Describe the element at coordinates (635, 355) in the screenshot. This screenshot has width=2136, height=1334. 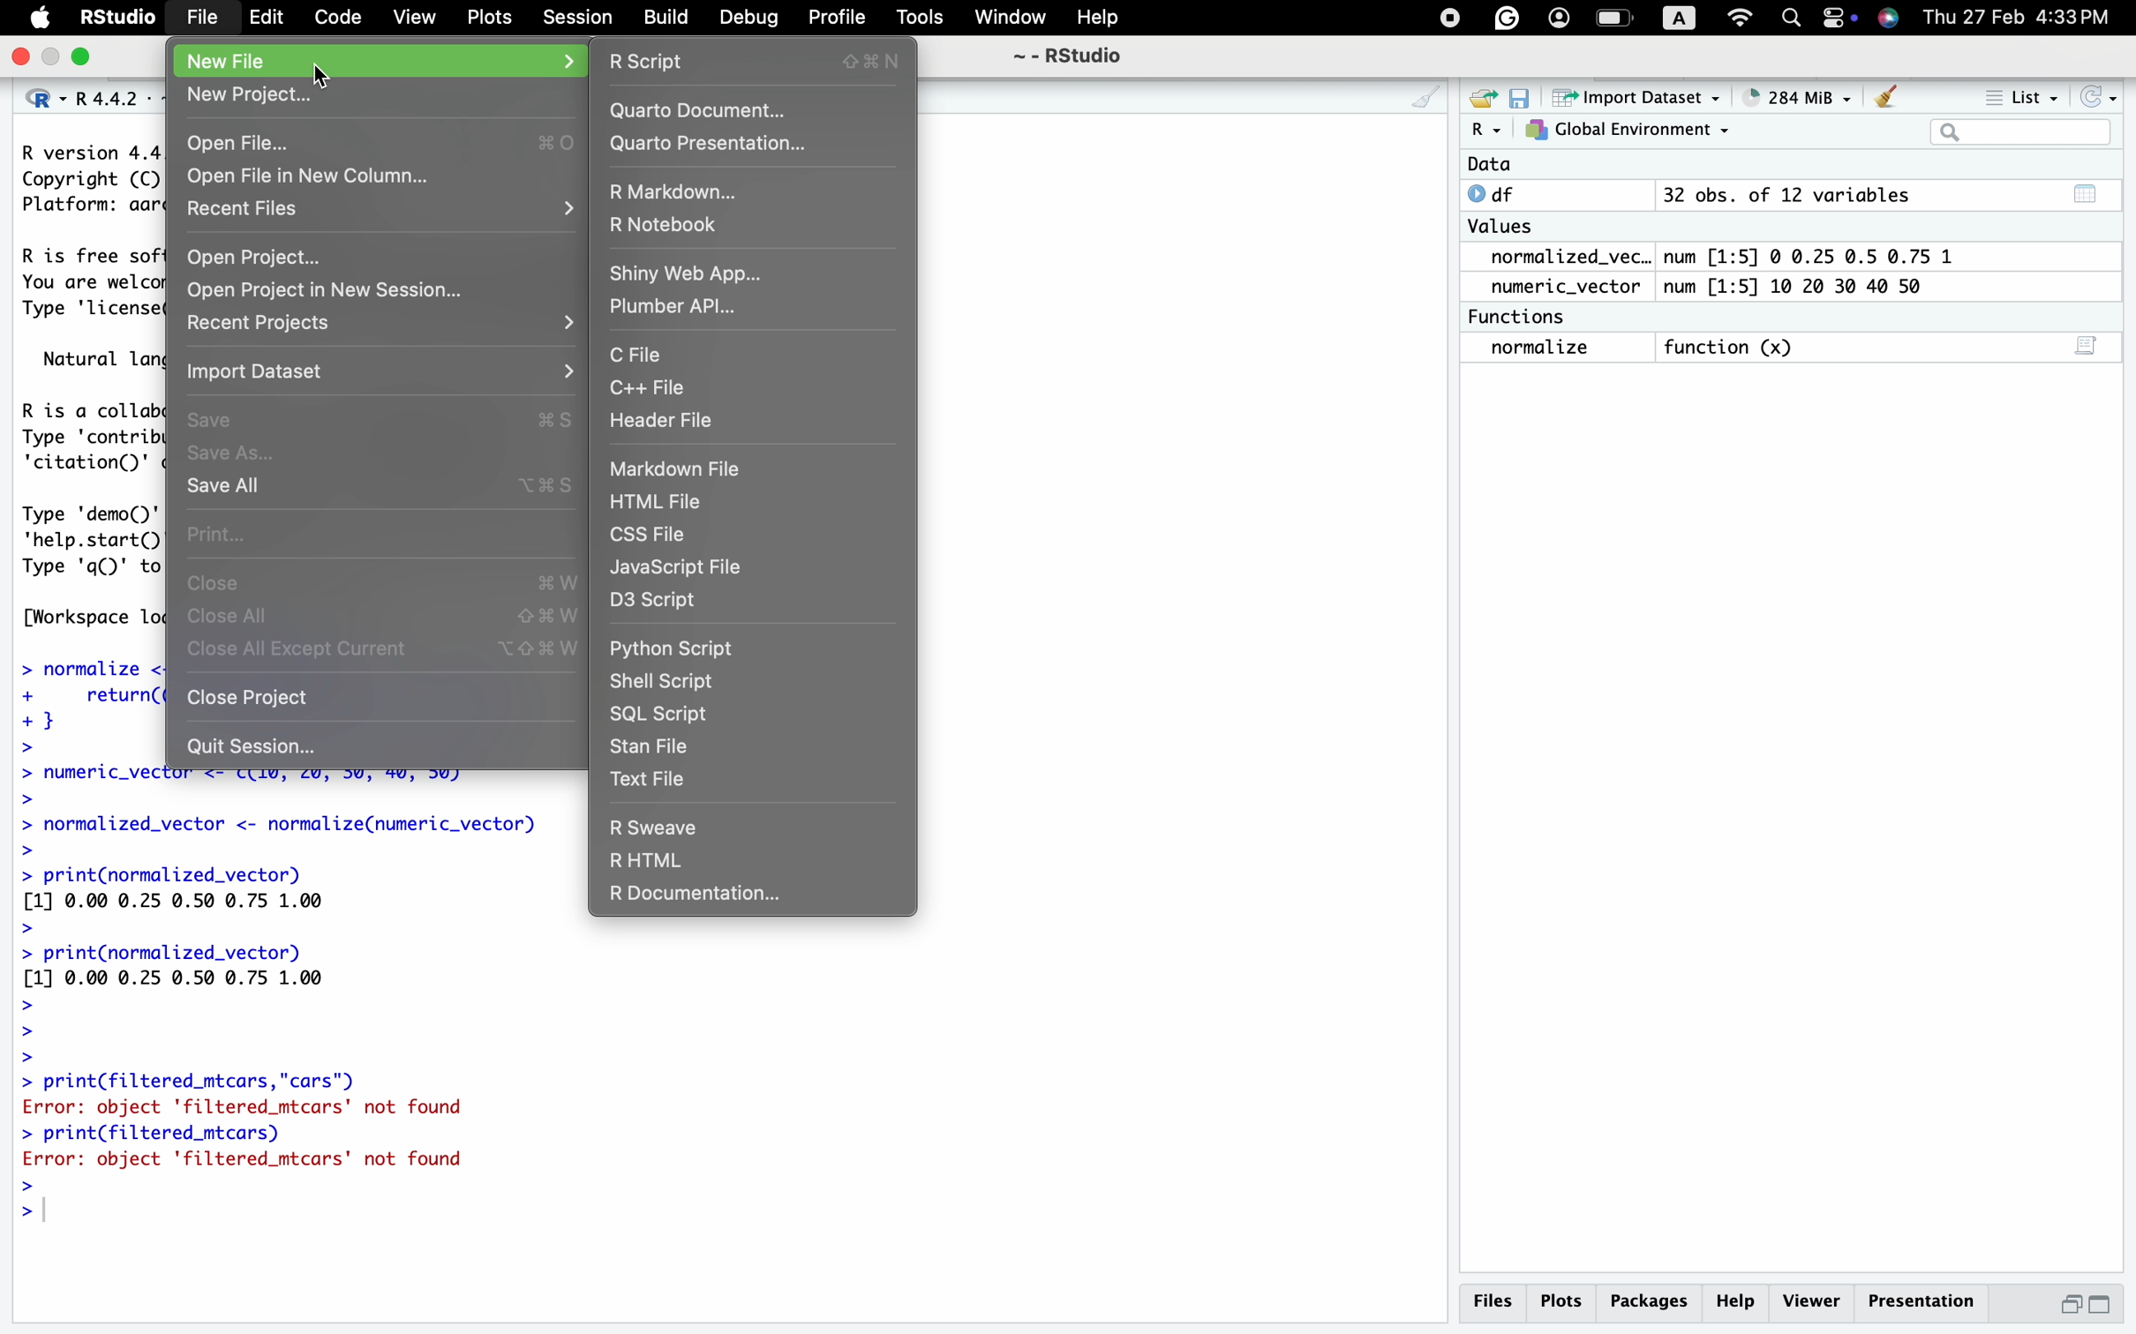
I see `CFile` at that location.